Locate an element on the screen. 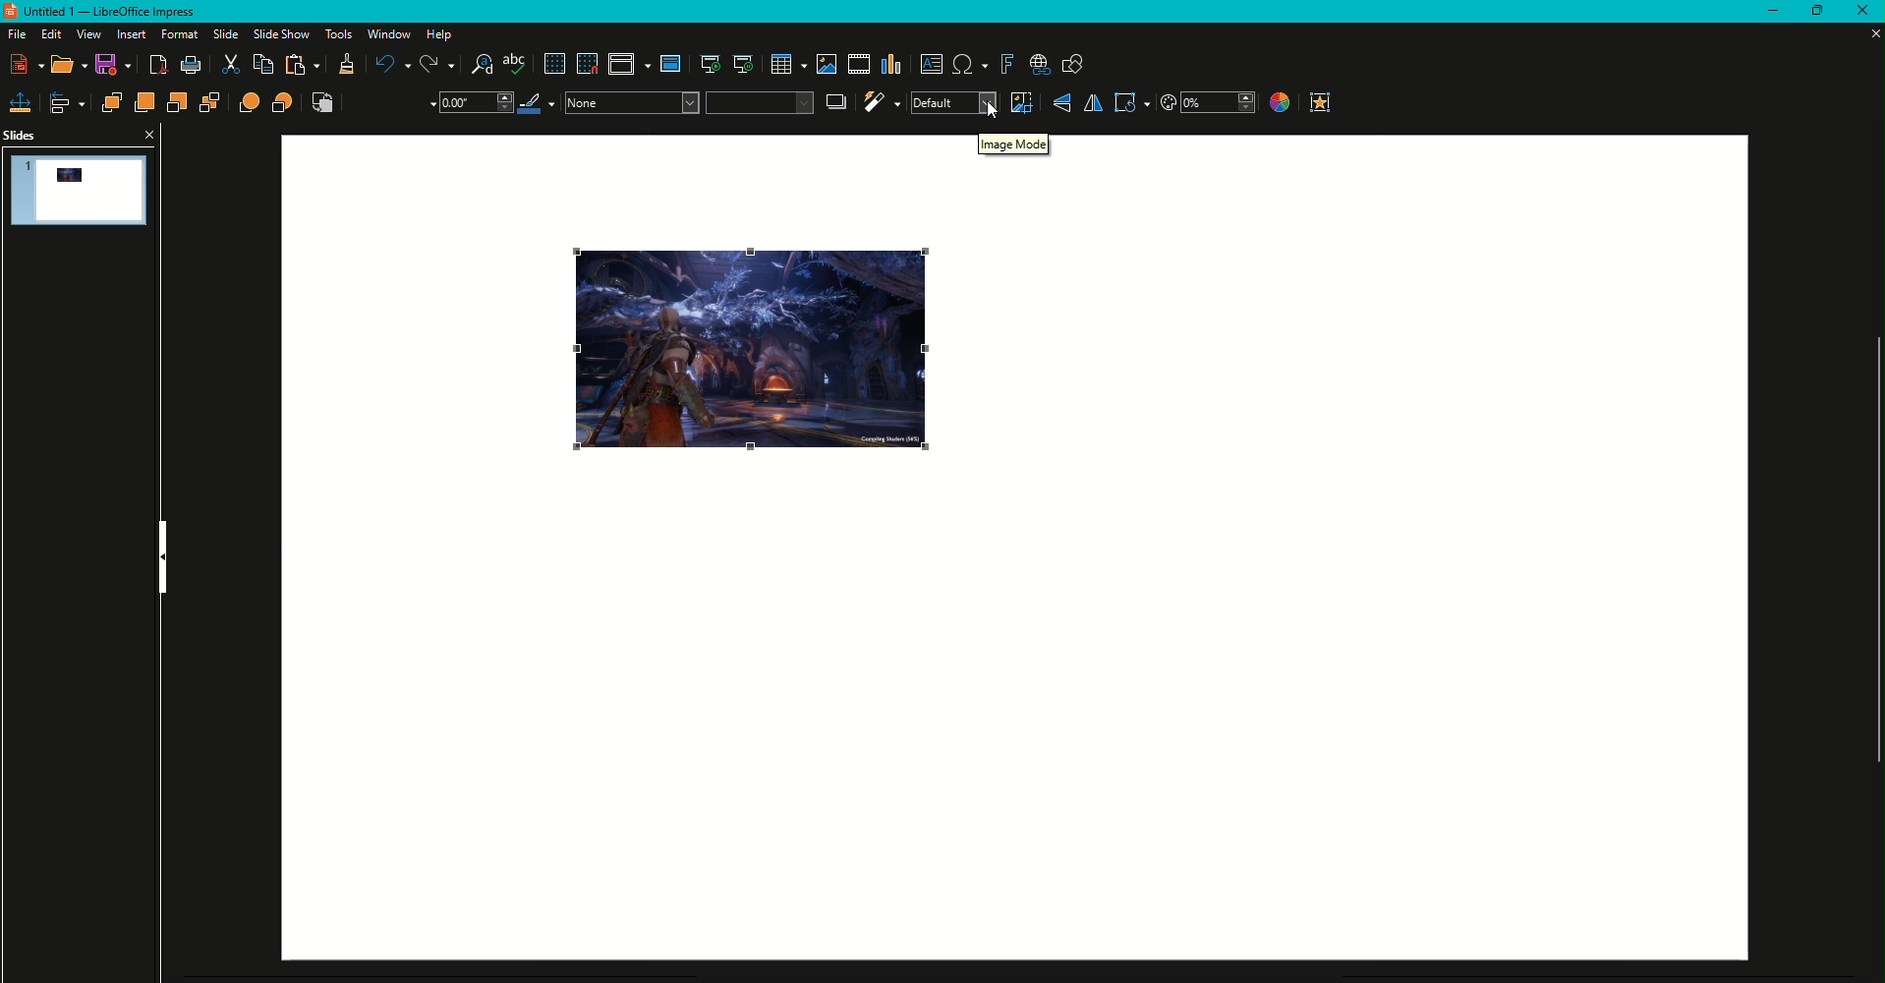 This screenshot has width=1885, height=983. Display Views is located at coordinates (629, 67).